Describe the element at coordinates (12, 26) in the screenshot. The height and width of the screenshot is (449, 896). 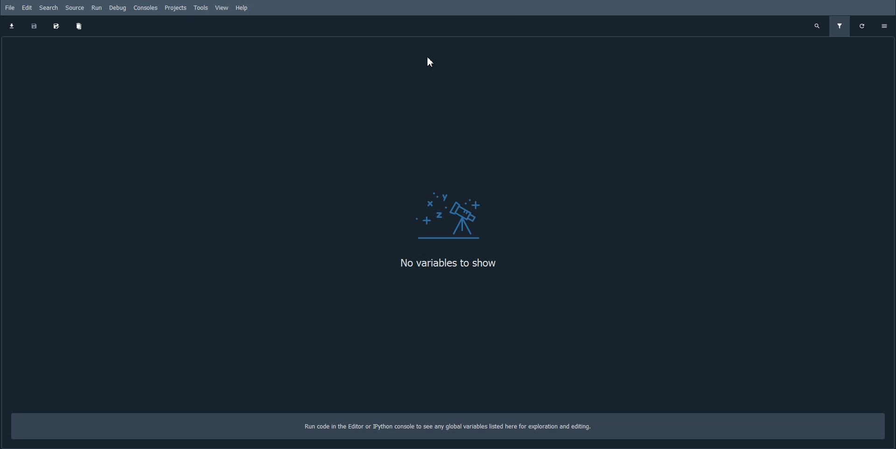
I see `Import data` at that location.